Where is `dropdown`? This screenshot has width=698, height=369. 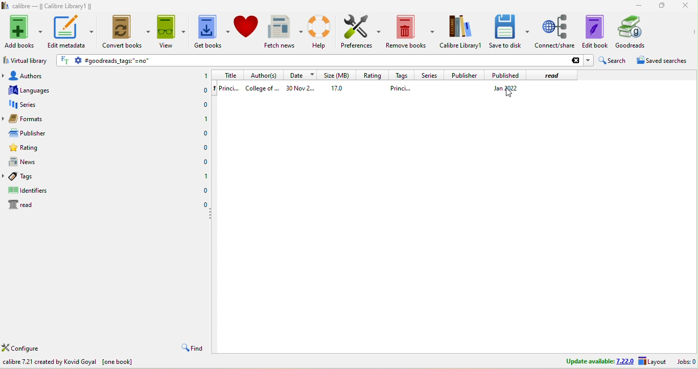 dropdown is located at coordinates (588, 60).